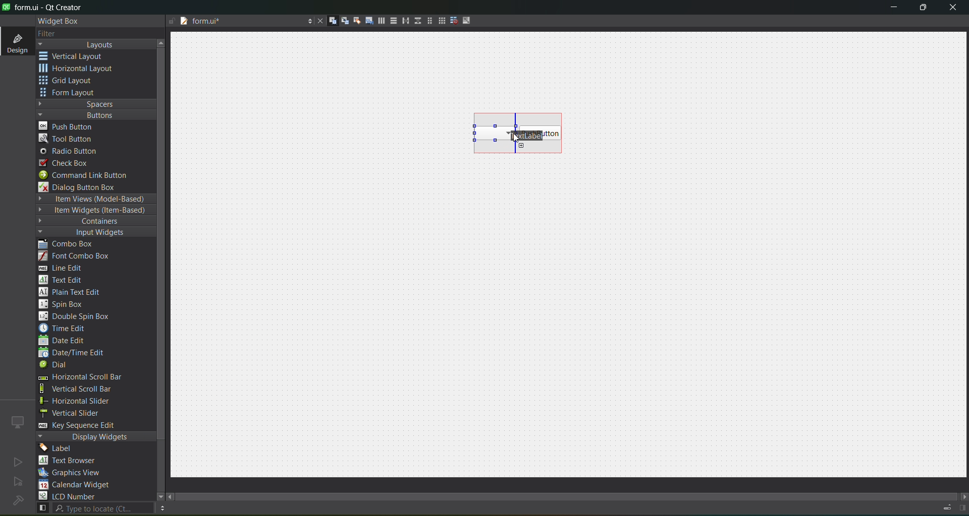  Describe the element at coordinates (365, 22) in the screenshot. I see `edit tab` at that location.